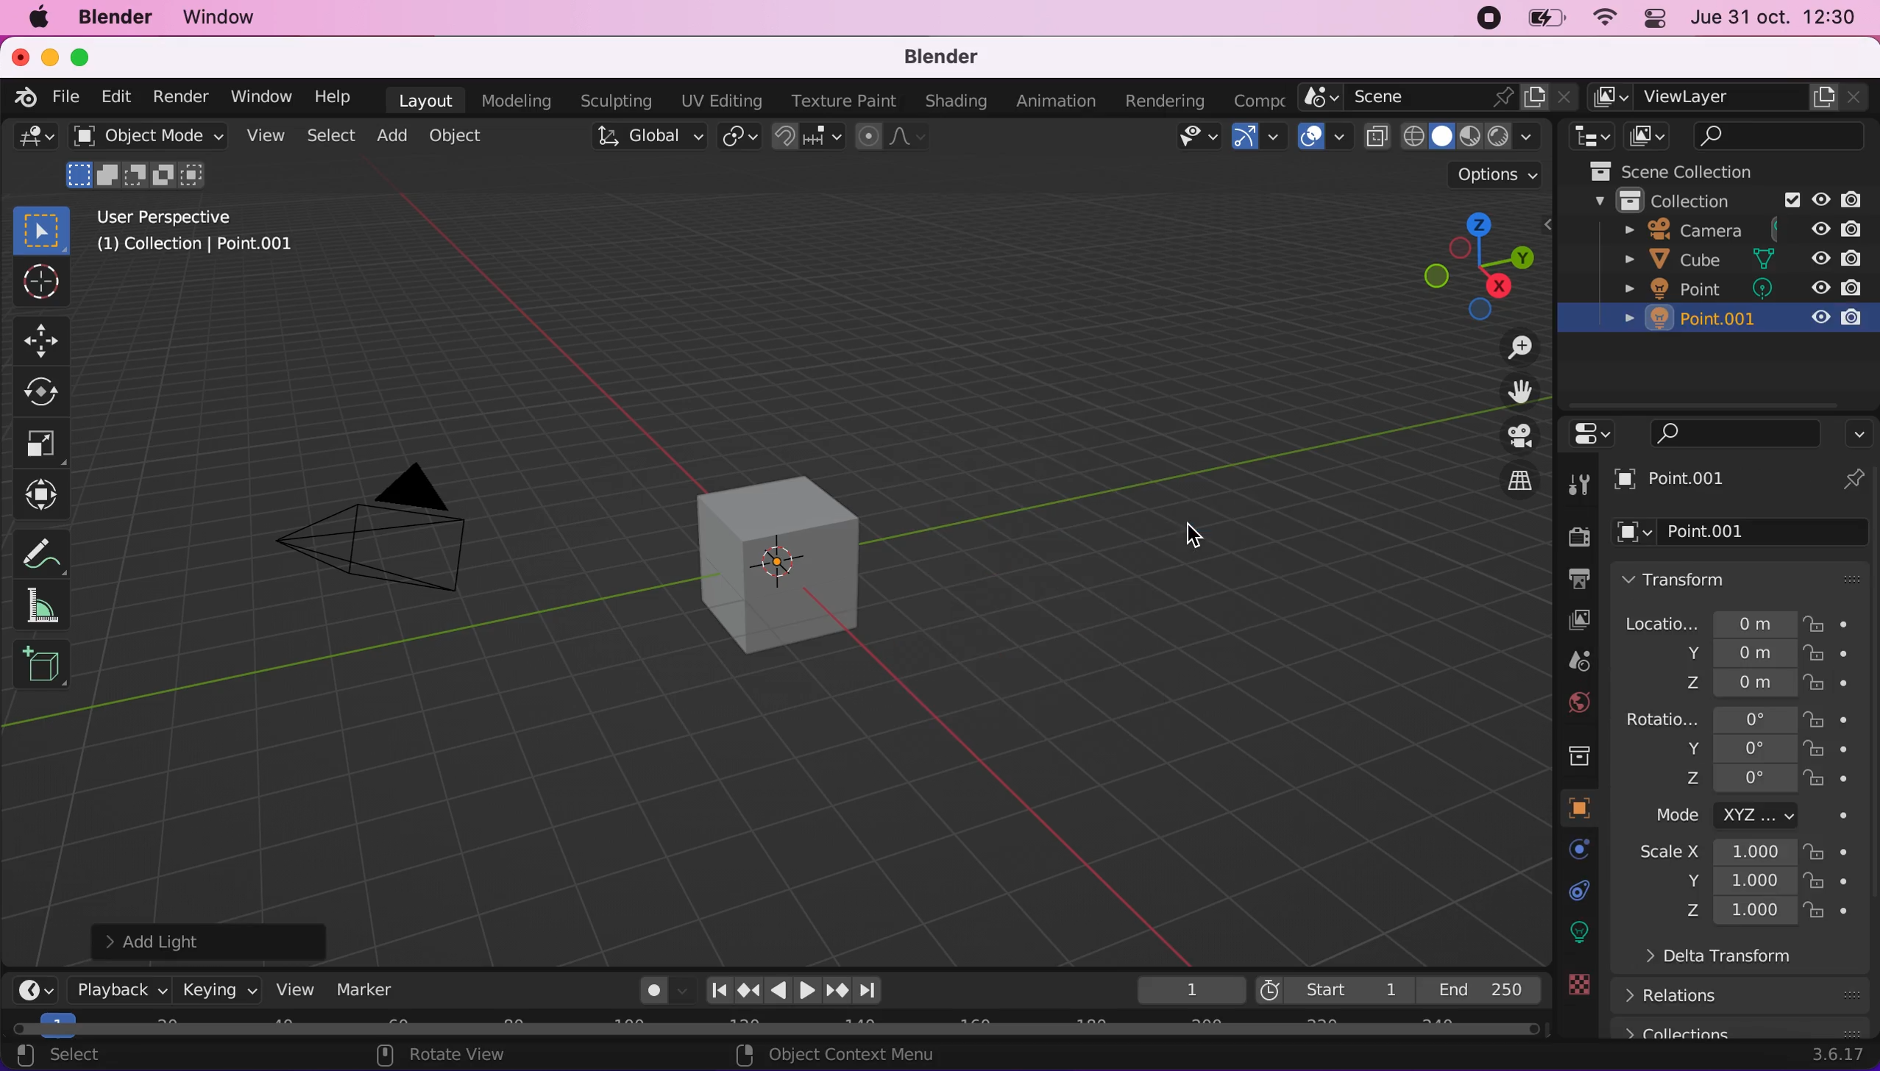 The height and width of the screenshot is (1071, 1880). Describe the element at coordinates (220, 989) in the screenshot. I see `keying` at that location.